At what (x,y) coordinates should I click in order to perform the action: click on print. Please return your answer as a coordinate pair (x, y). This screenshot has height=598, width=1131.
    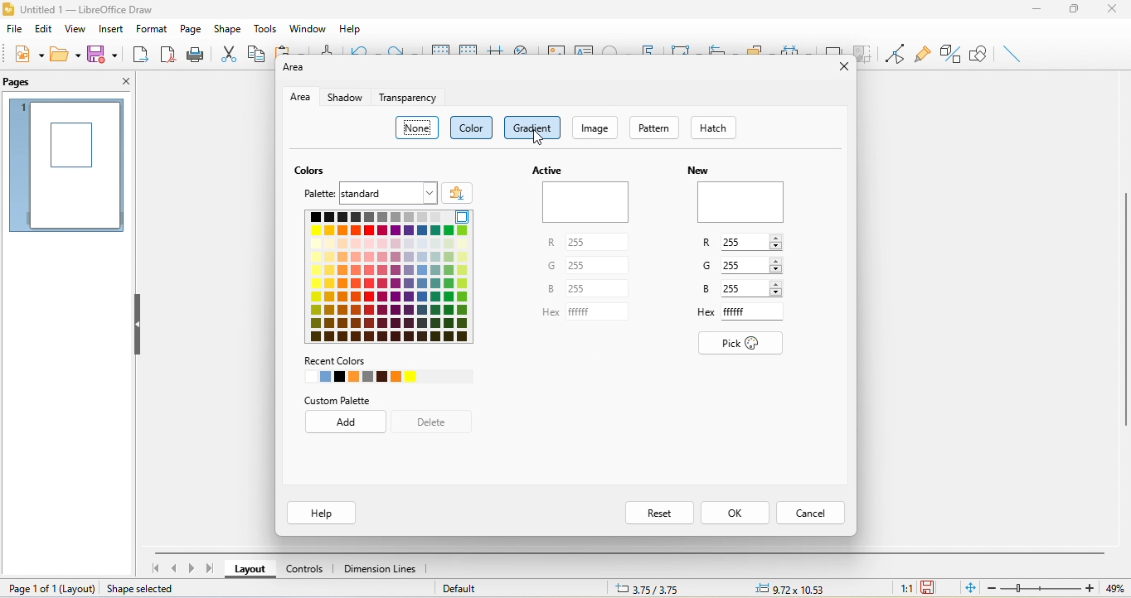
    Looking at the image, I should click on (196, 56).